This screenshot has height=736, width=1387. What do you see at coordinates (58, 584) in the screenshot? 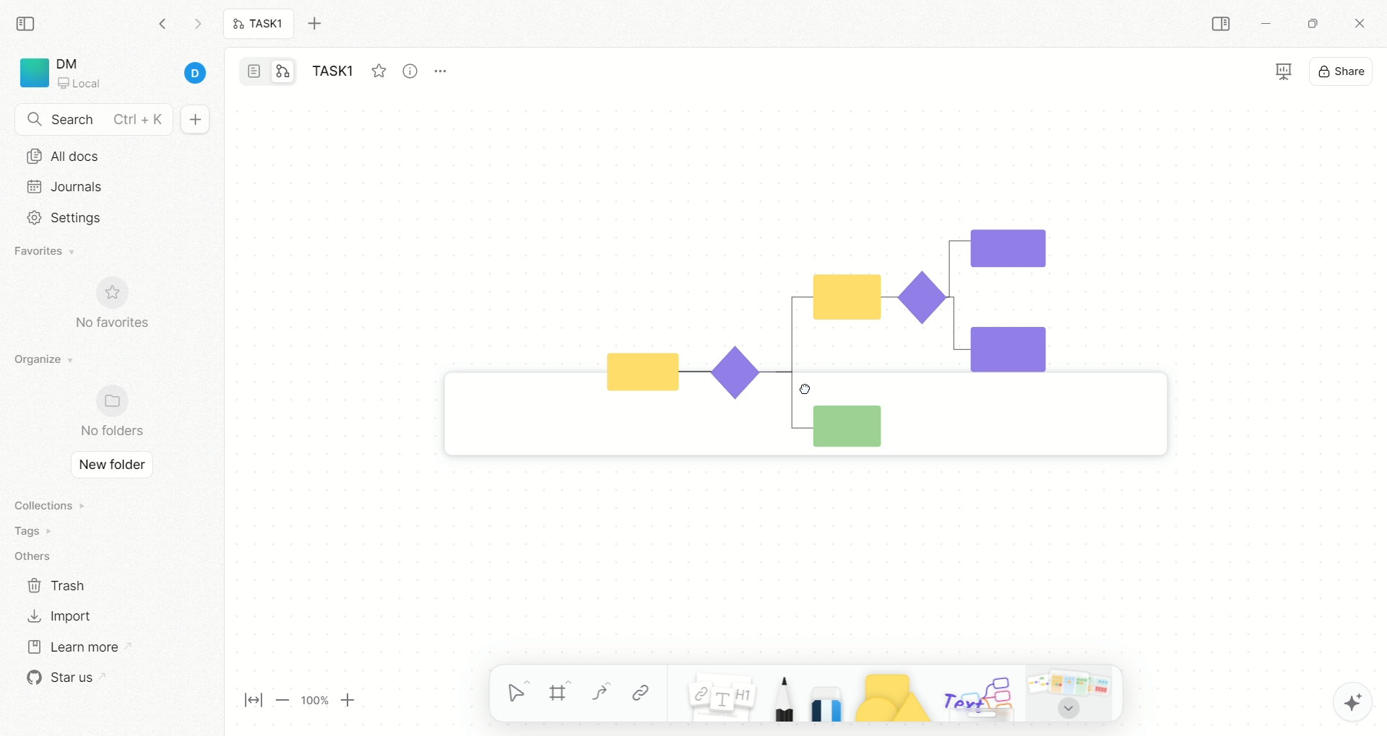
I see `trash` at bounding box center [58, 584].